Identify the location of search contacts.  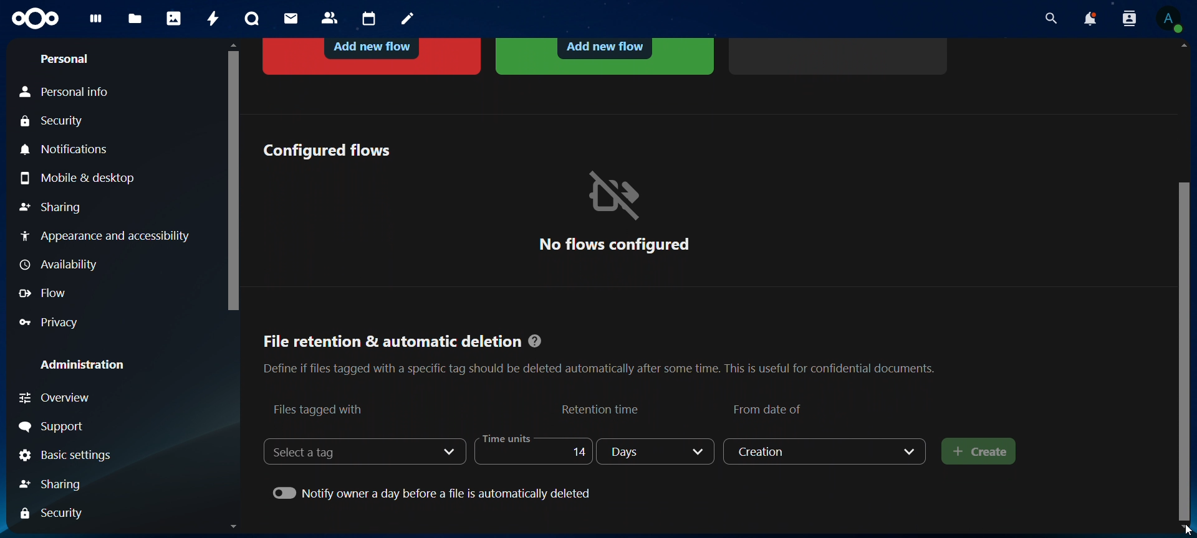
(1132, 19).